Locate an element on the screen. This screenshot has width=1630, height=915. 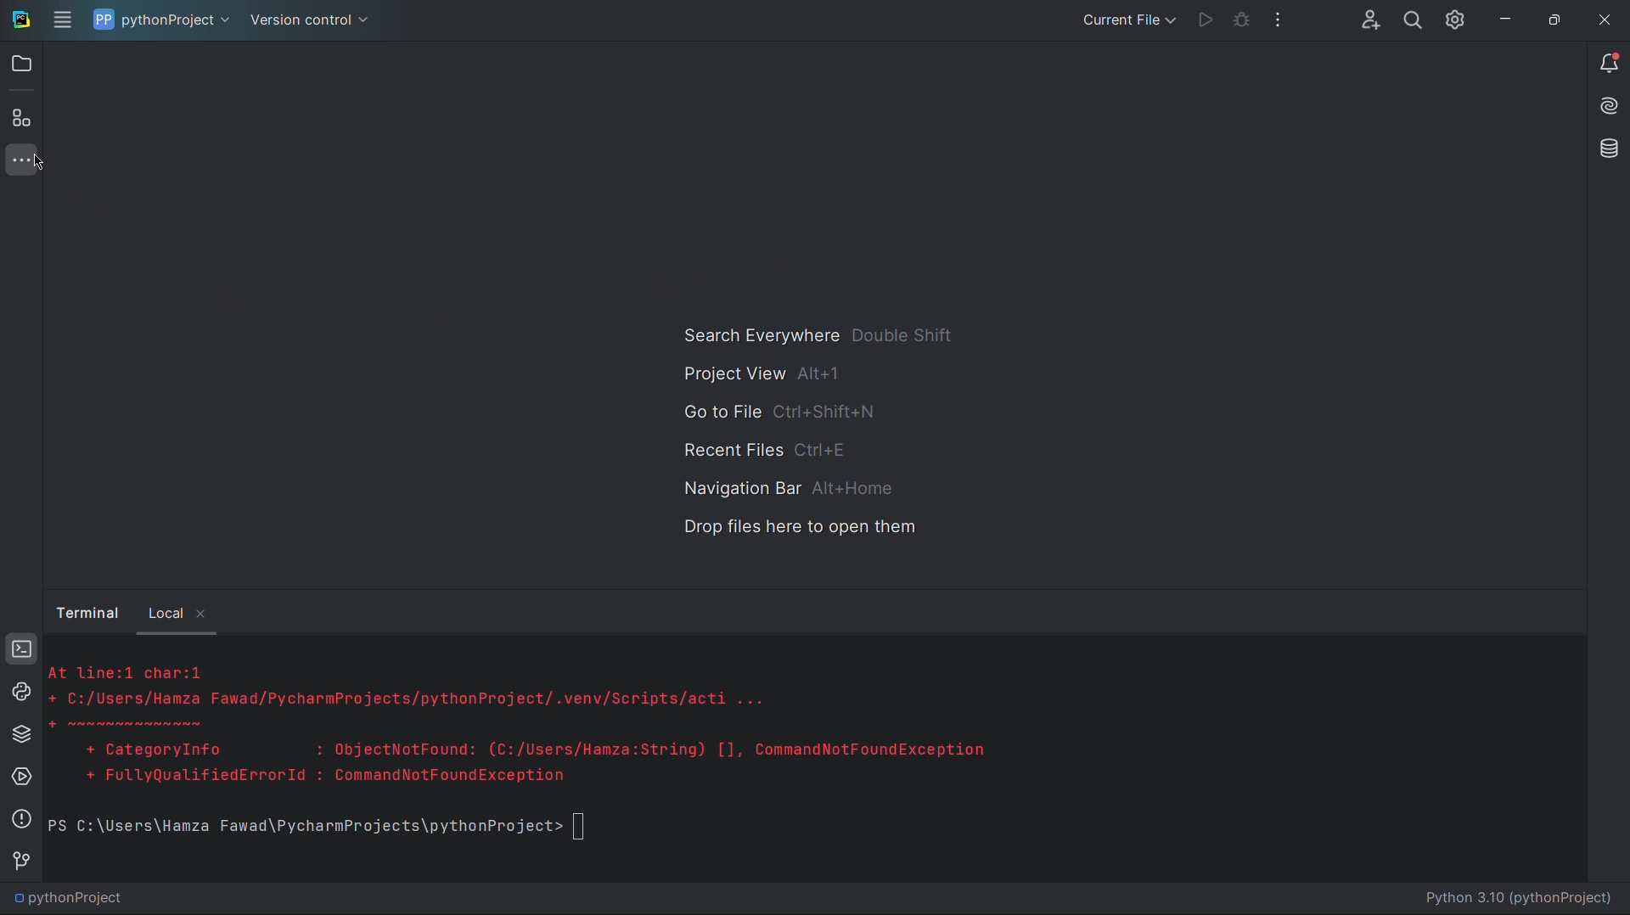
pythonProject is located at coordinates (163, 21).